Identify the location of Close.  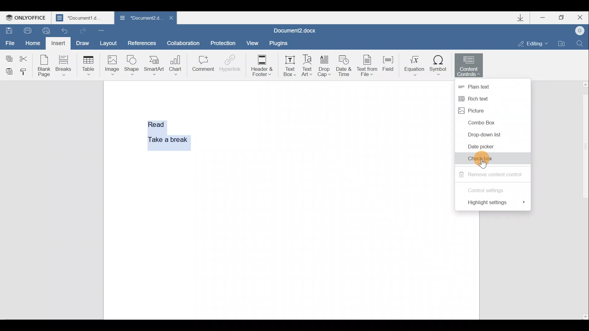
(582, 17).